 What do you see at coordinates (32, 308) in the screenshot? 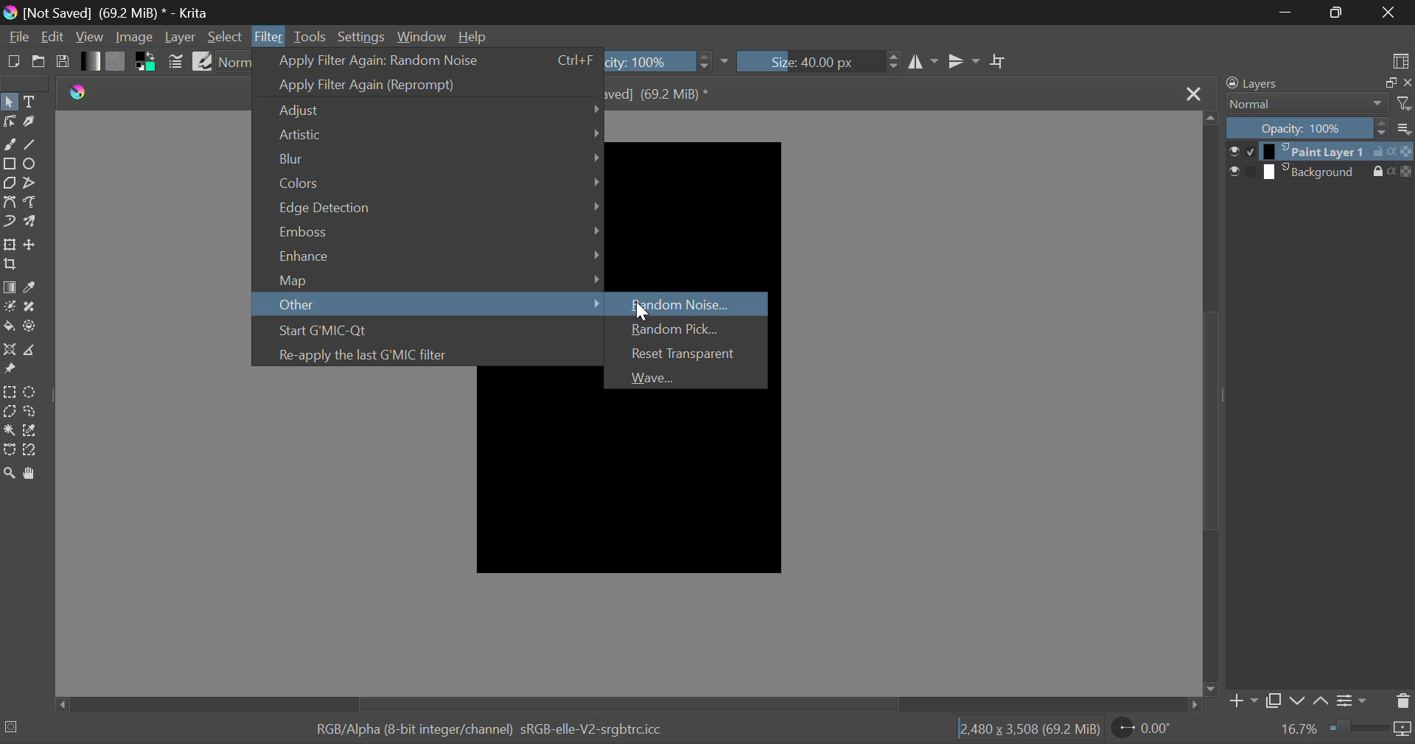
I see `Smart Patch Tool` at bounding box center [32, 308].